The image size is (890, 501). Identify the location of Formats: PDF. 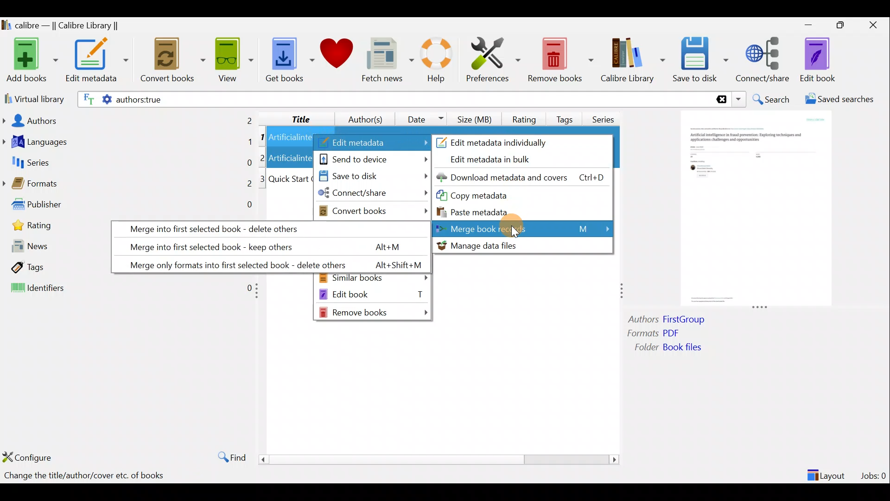
(667, 334).